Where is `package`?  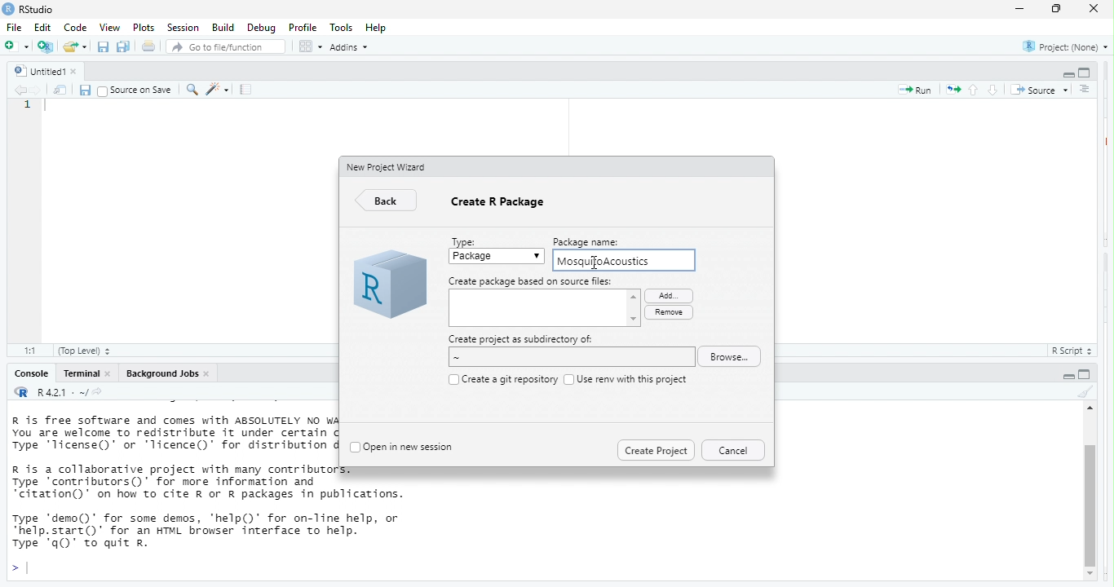 package is located at coordinates (497, 258).